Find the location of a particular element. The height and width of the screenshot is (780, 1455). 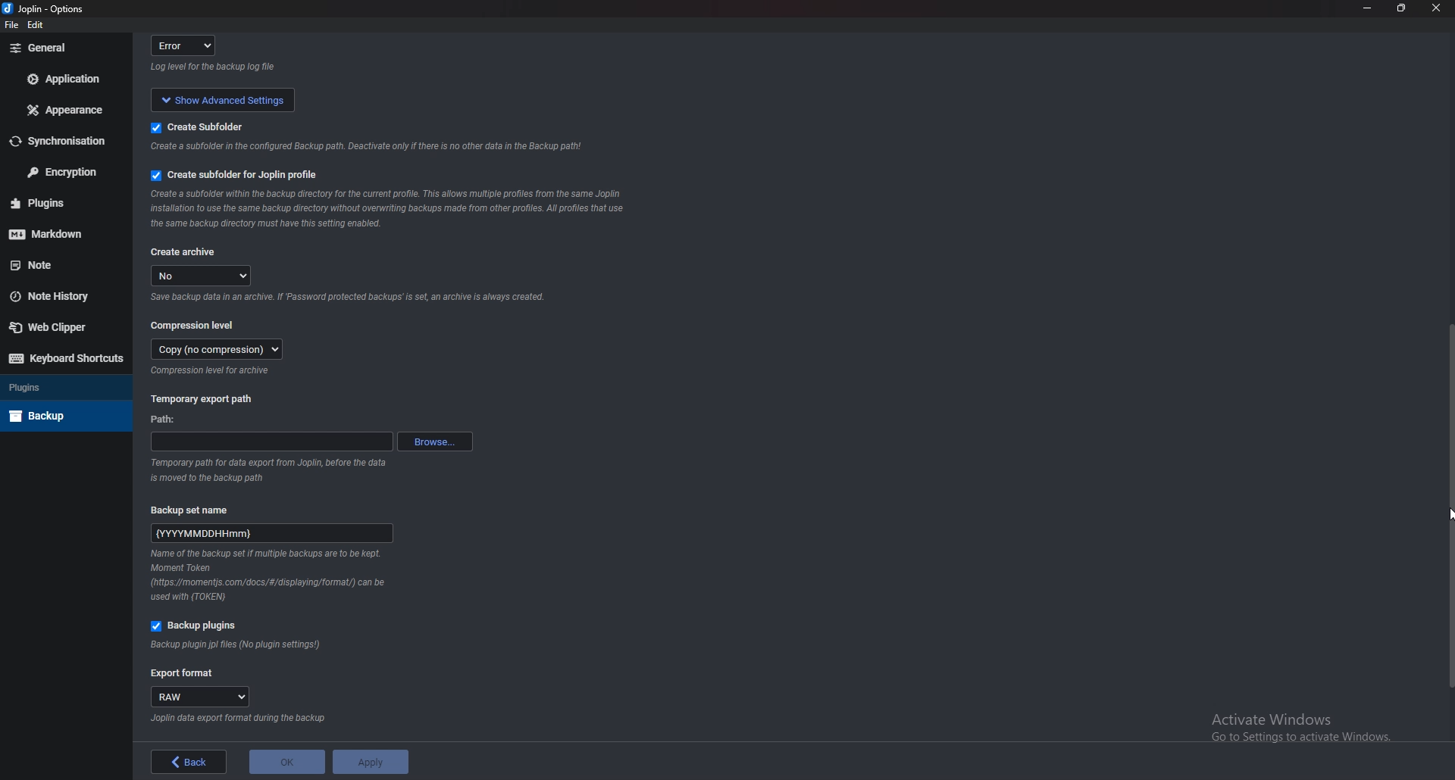

Compression level is located at coordinates (196, 324).